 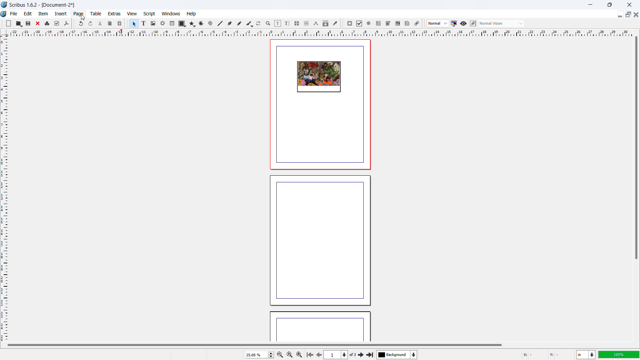 I want to click on next page, so click(x=361, y=354).